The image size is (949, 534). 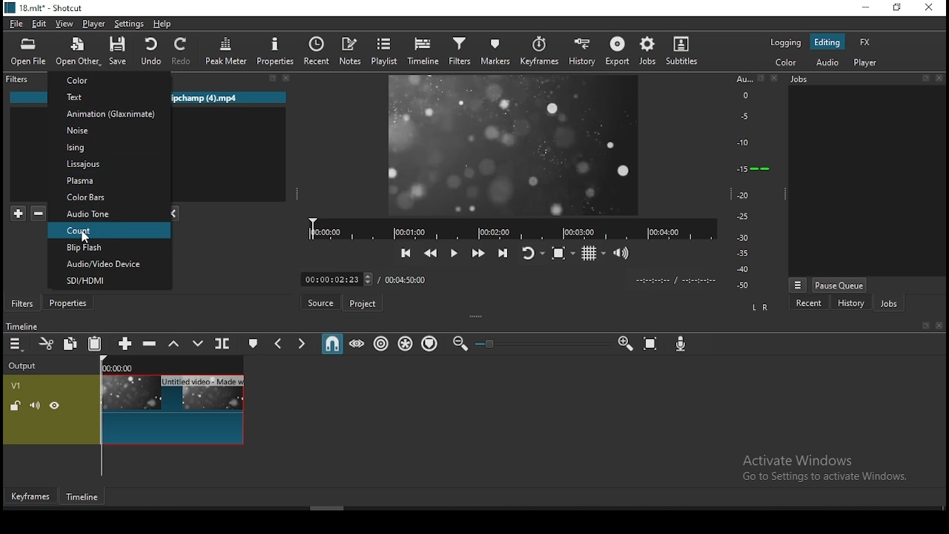 I want to click on scroll bar, so click(x=343, y=507).